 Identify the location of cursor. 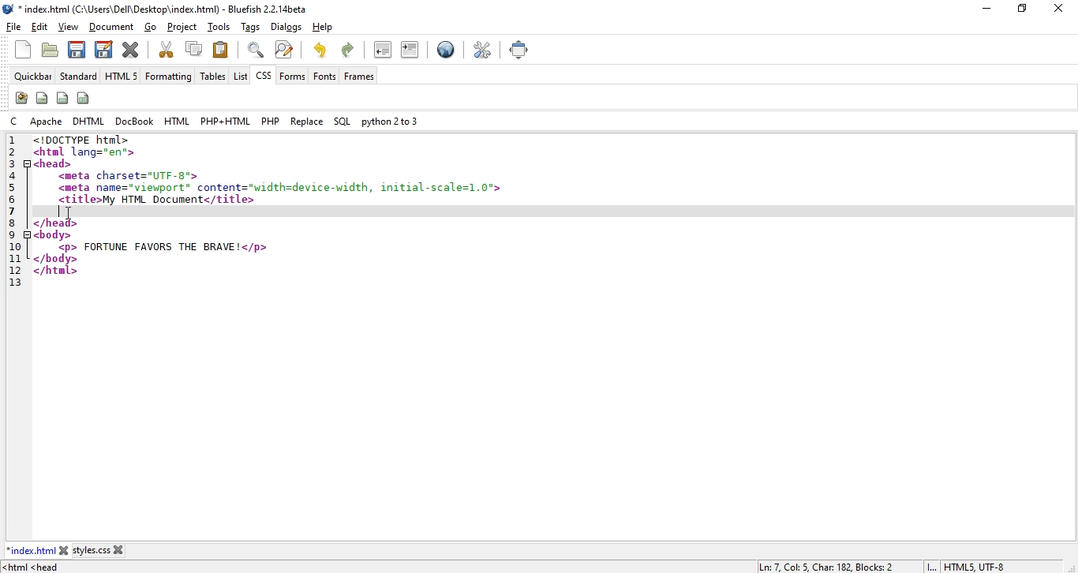
(70, 214).